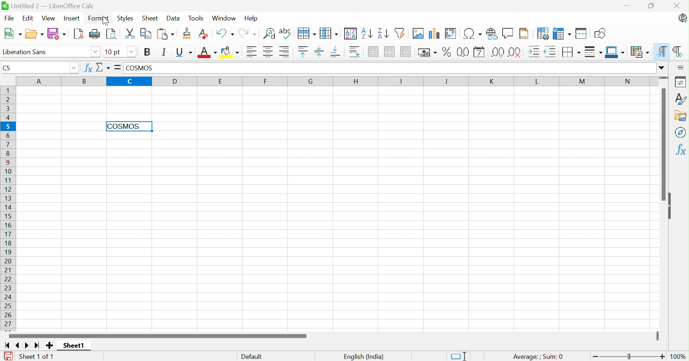  What do you see at coordinates (103, 67) in the screenshot?
I see `Select Function` at bounding box center [103, 67].